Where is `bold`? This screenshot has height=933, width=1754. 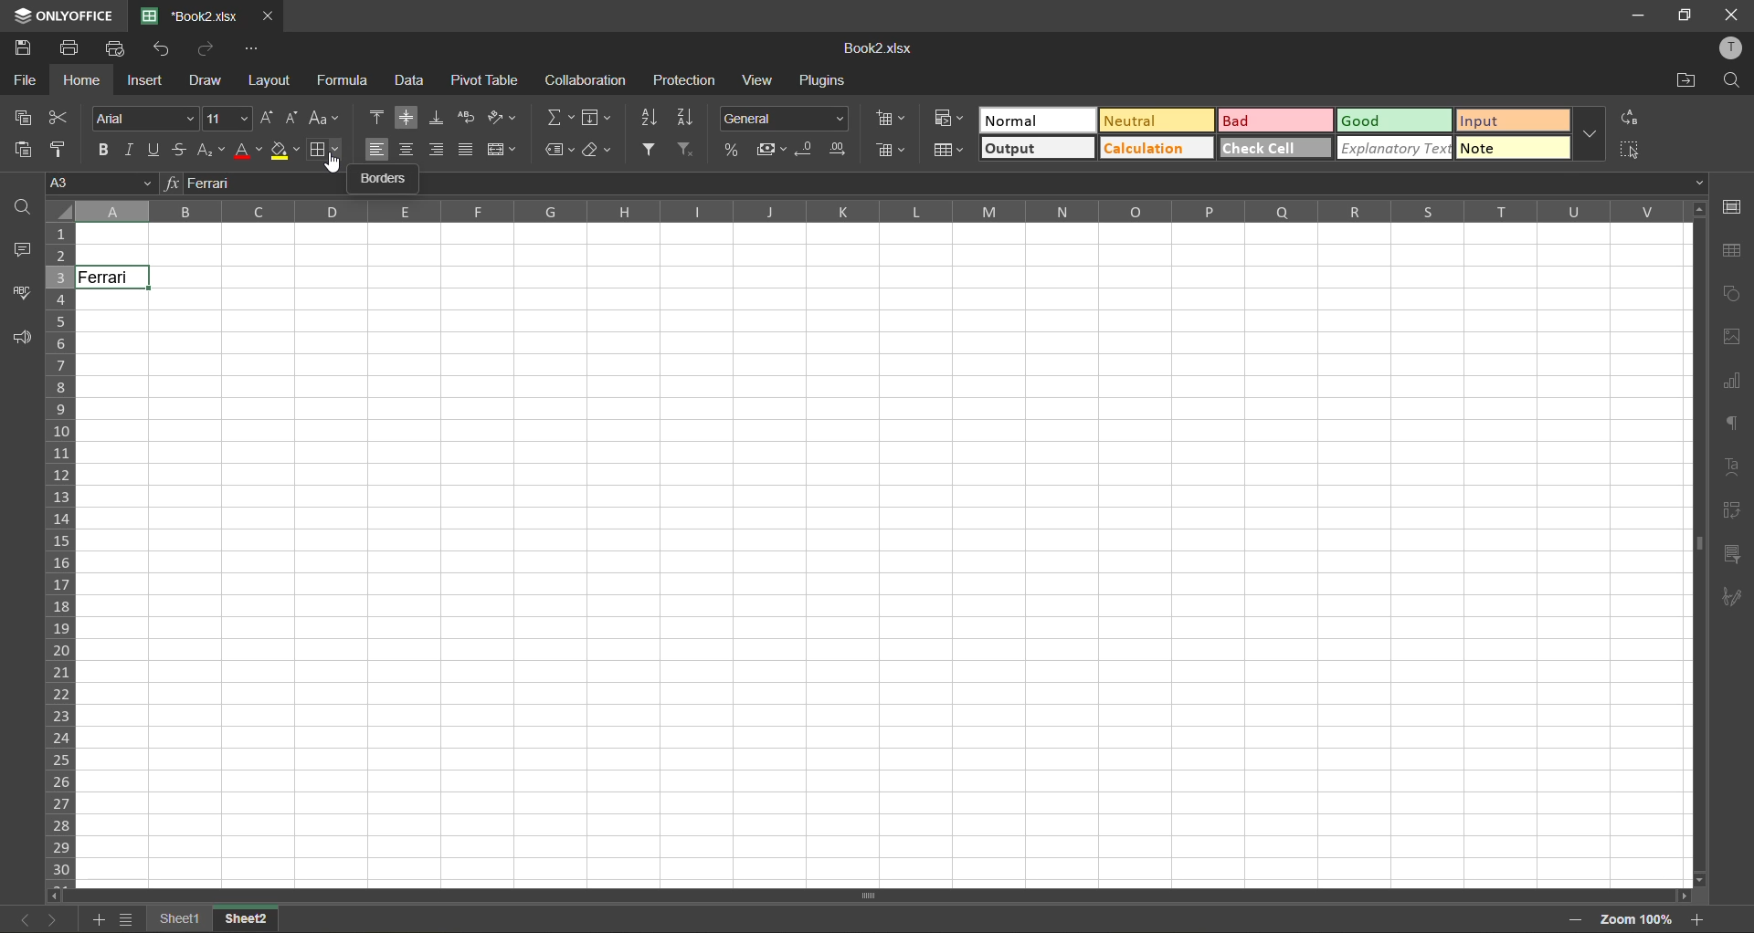 bold is located at coordinates (105, 152).